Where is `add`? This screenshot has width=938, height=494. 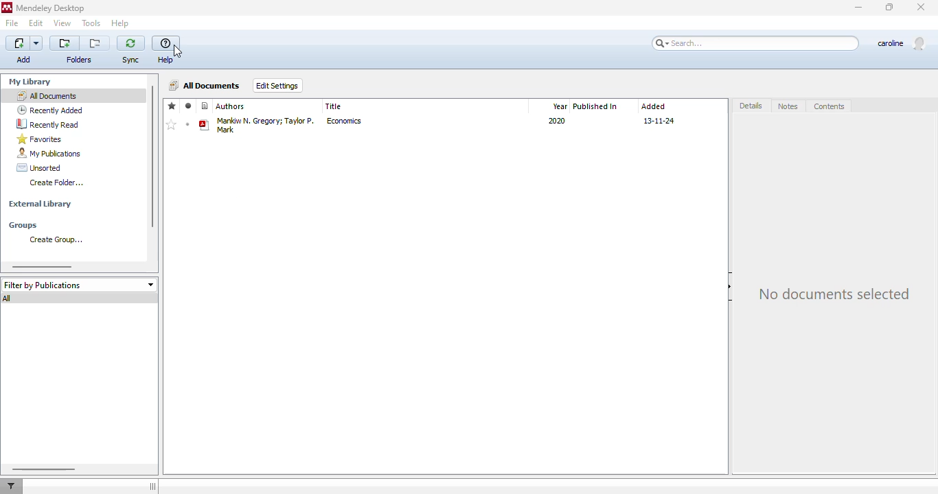
add is located at coordinates (25, 49).